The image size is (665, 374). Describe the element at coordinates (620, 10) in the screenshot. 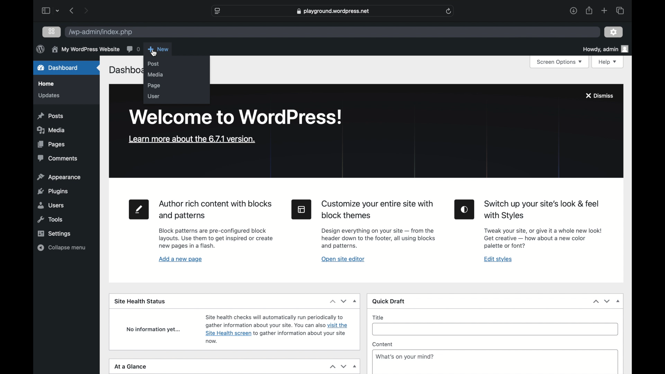

I see `show tab overview` at that location.